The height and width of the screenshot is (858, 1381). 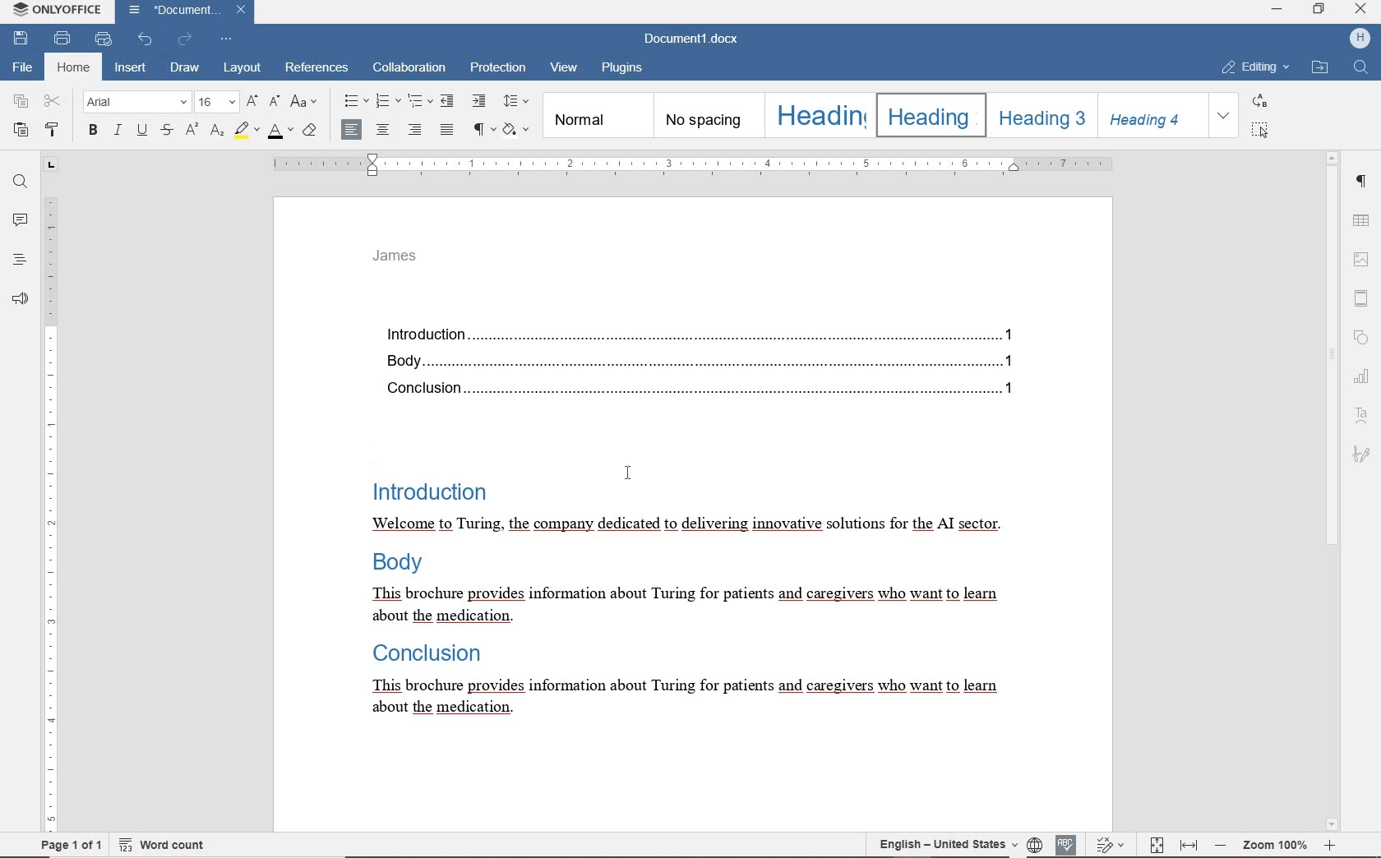 I want to click on normal, so click(x=597, y=114).